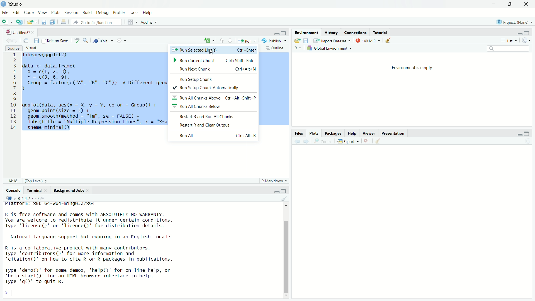 The height and width of the screenshot is (301, 535). Describe the element at coordinates (135, 13) in the screenshot. I see `Tools` at that location.